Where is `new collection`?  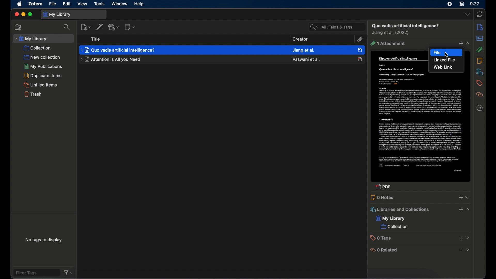 new collection is located at coordinates (42, 57).